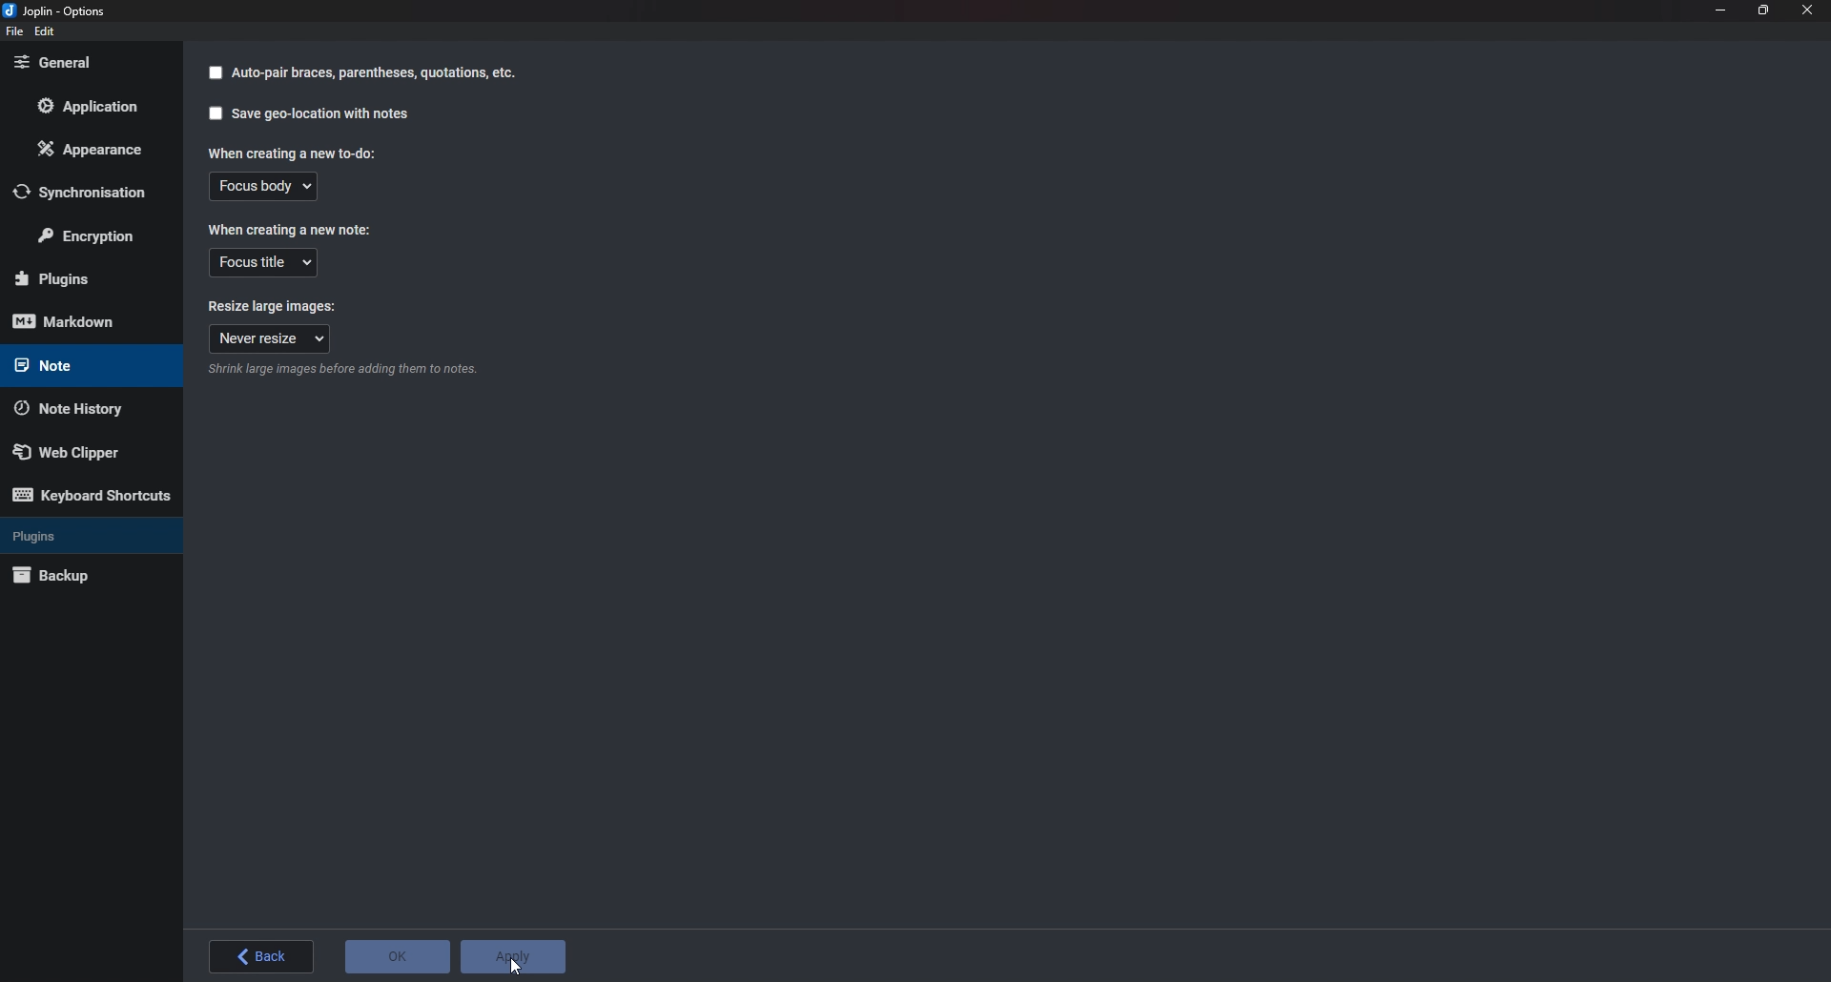 This screenshot has height=982, width=1831. I want to click on Application, so click(93, 106).